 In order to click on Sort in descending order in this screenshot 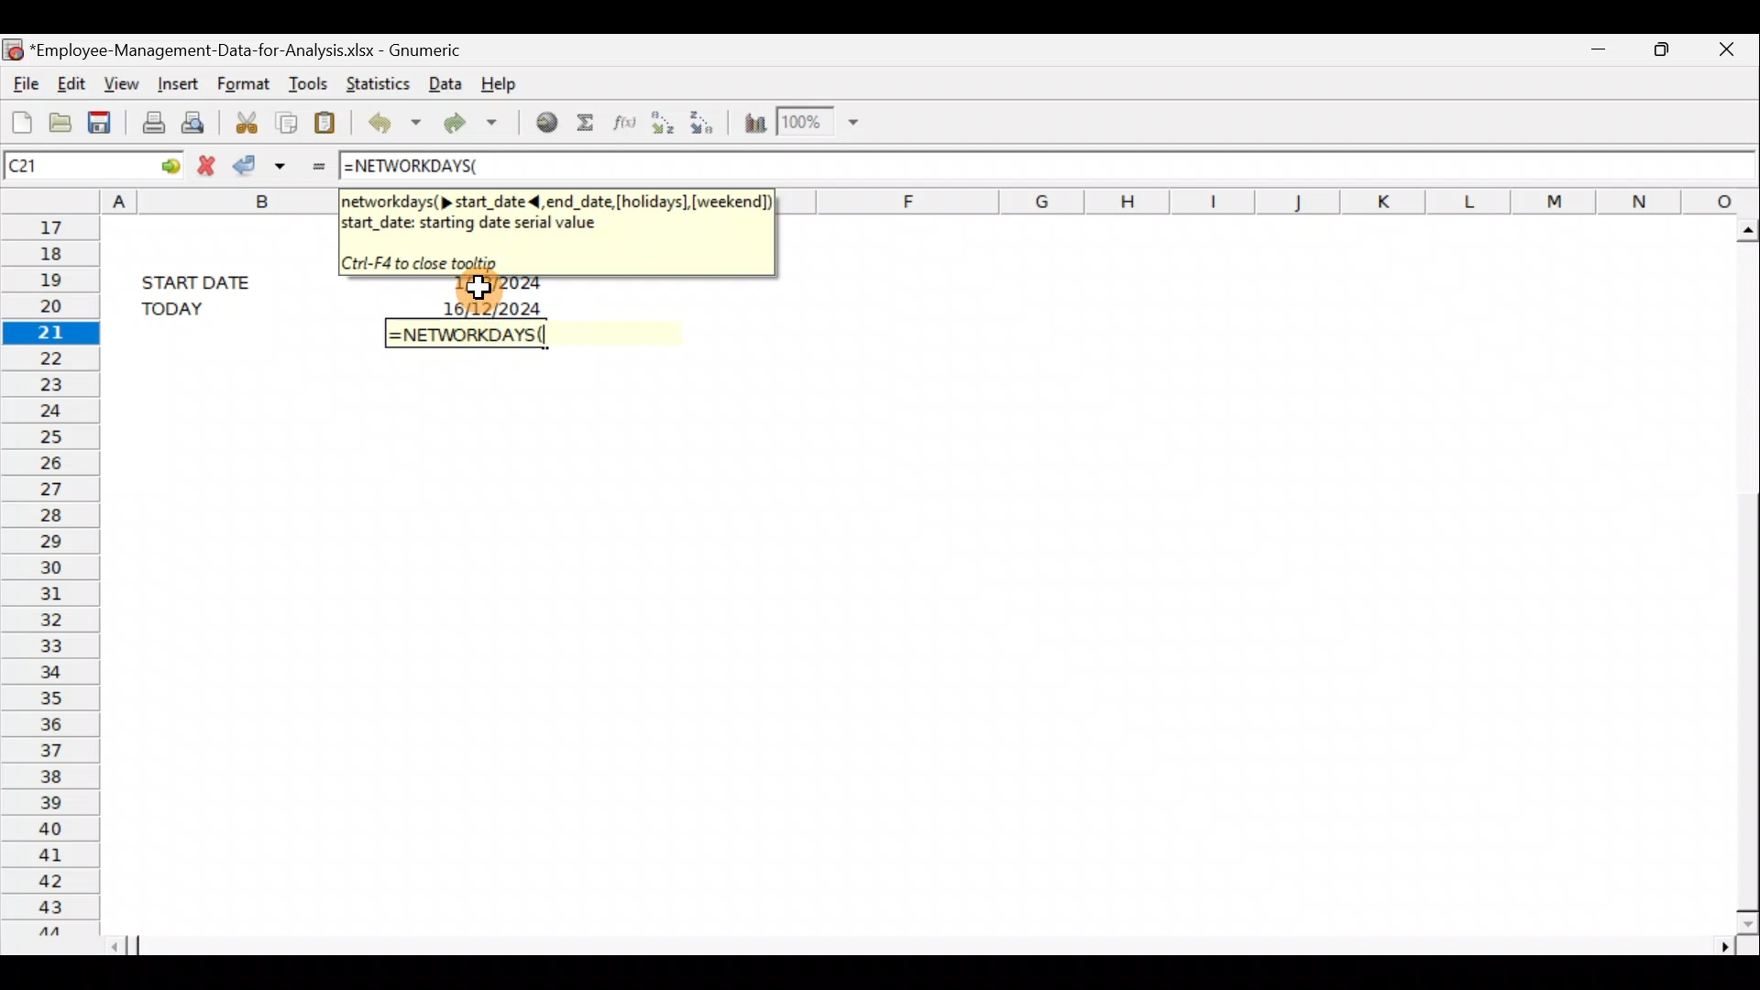, I will do `click(706, 122)`.